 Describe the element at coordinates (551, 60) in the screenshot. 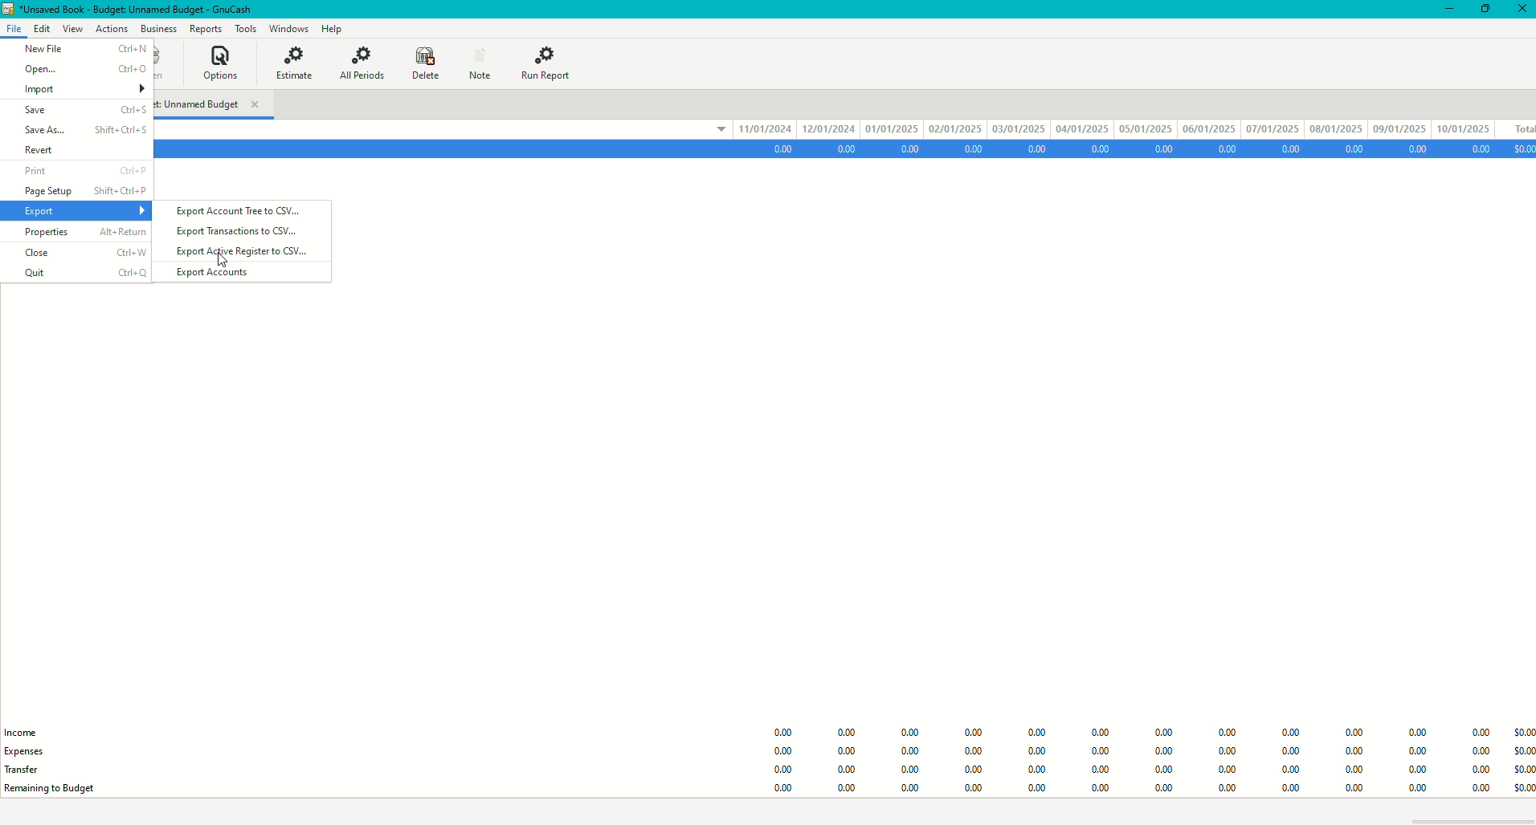

I see `Run Report` at that location.